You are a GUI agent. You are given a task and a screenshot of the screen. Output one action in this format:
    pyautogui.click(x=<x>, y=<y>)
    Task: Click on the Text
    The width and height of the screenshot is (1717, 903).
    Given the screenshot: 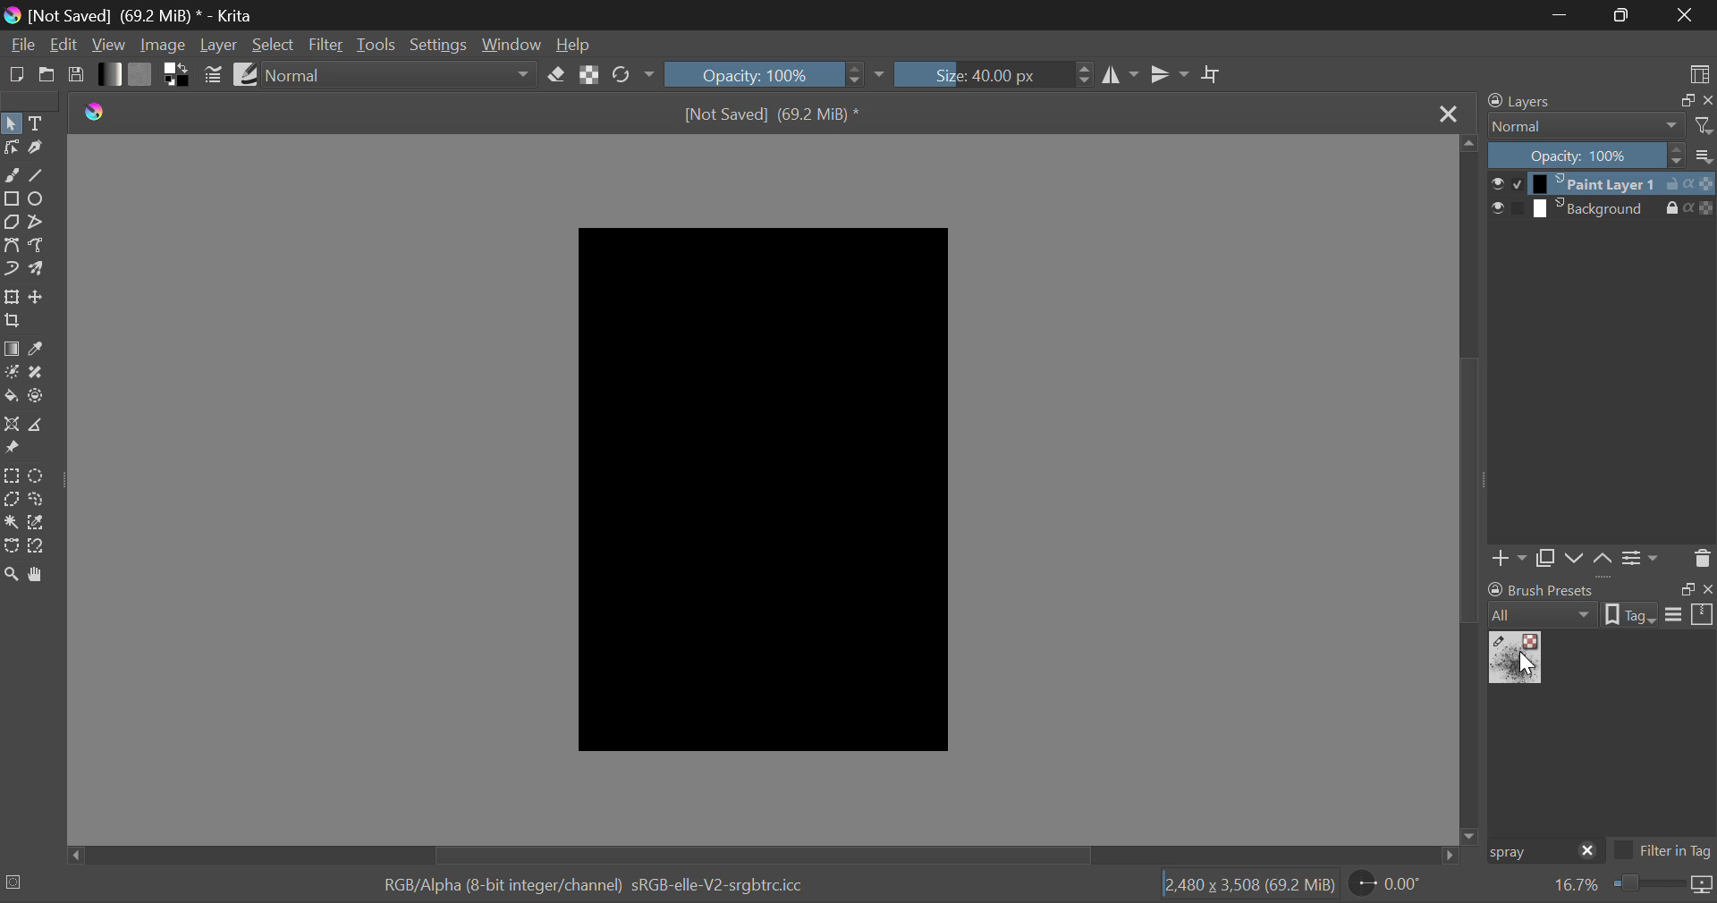 What is the action you would take?
    pyautogui.click(x=39, y=122)
    